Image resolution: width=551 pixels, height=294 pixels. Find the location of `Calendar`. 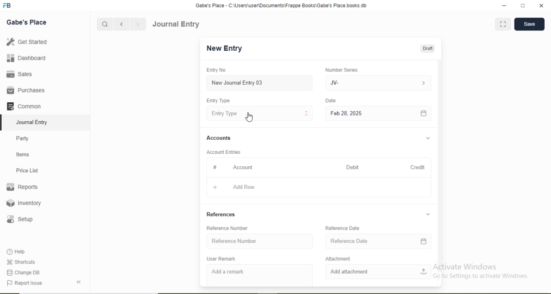

Calendar is located at coordinates (423, 242).